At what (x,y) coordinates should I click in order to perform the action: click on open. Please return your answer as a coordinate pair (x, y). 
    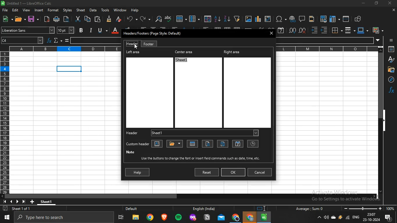
    Looking at the image, I should click on (19, 19).